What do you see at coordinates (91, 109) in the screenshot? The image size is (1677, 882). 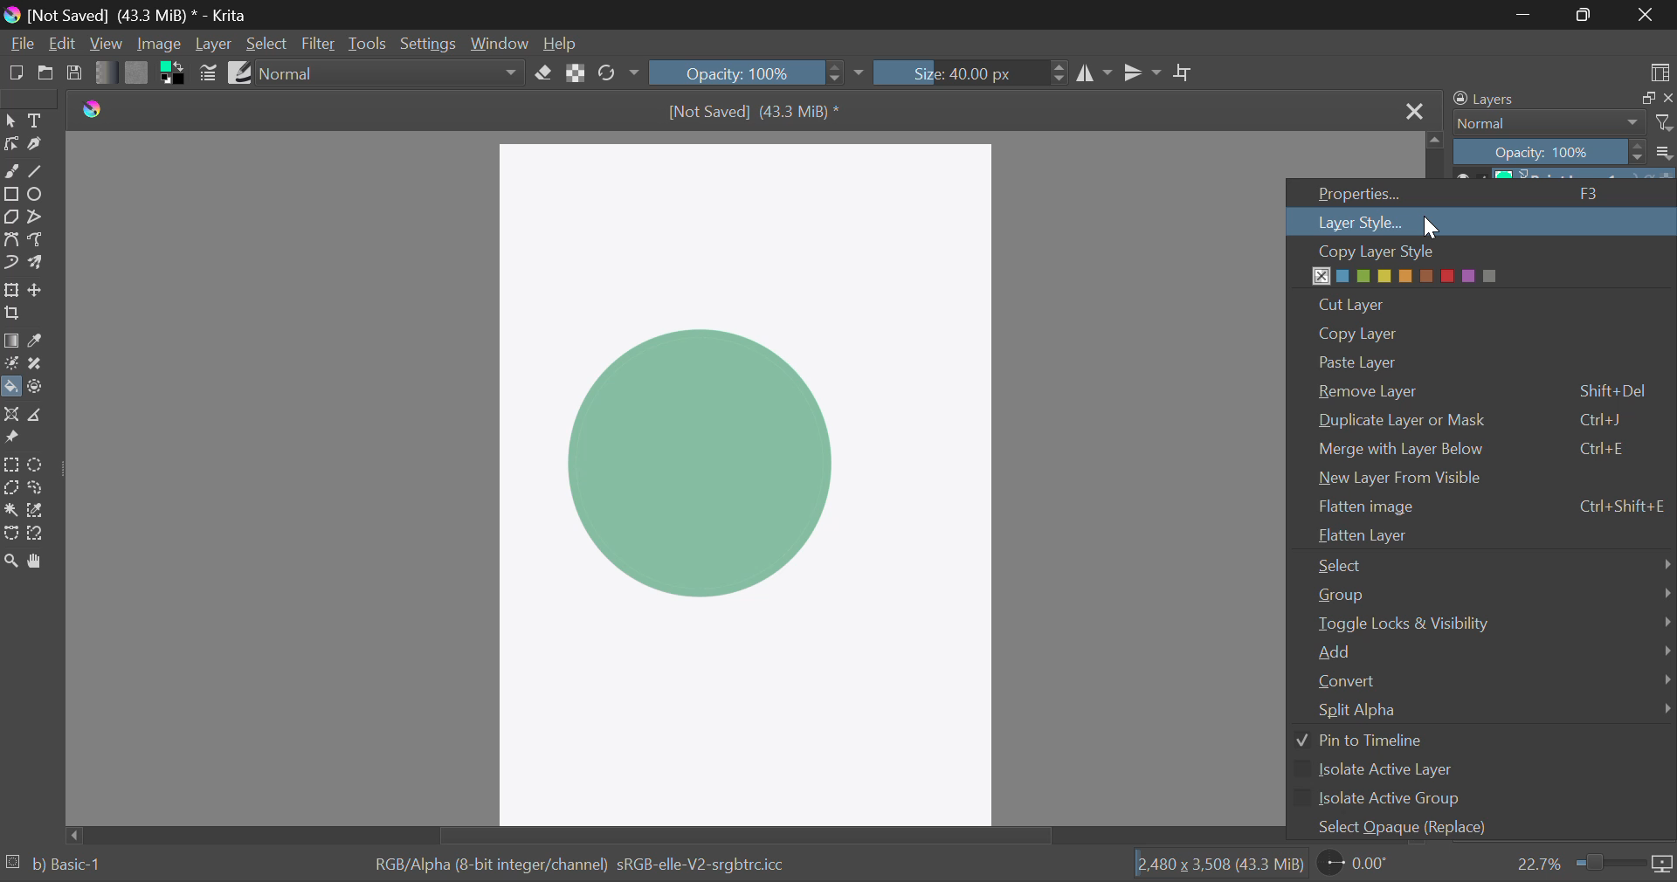 I see `logo` at bounding box center [91, 109].